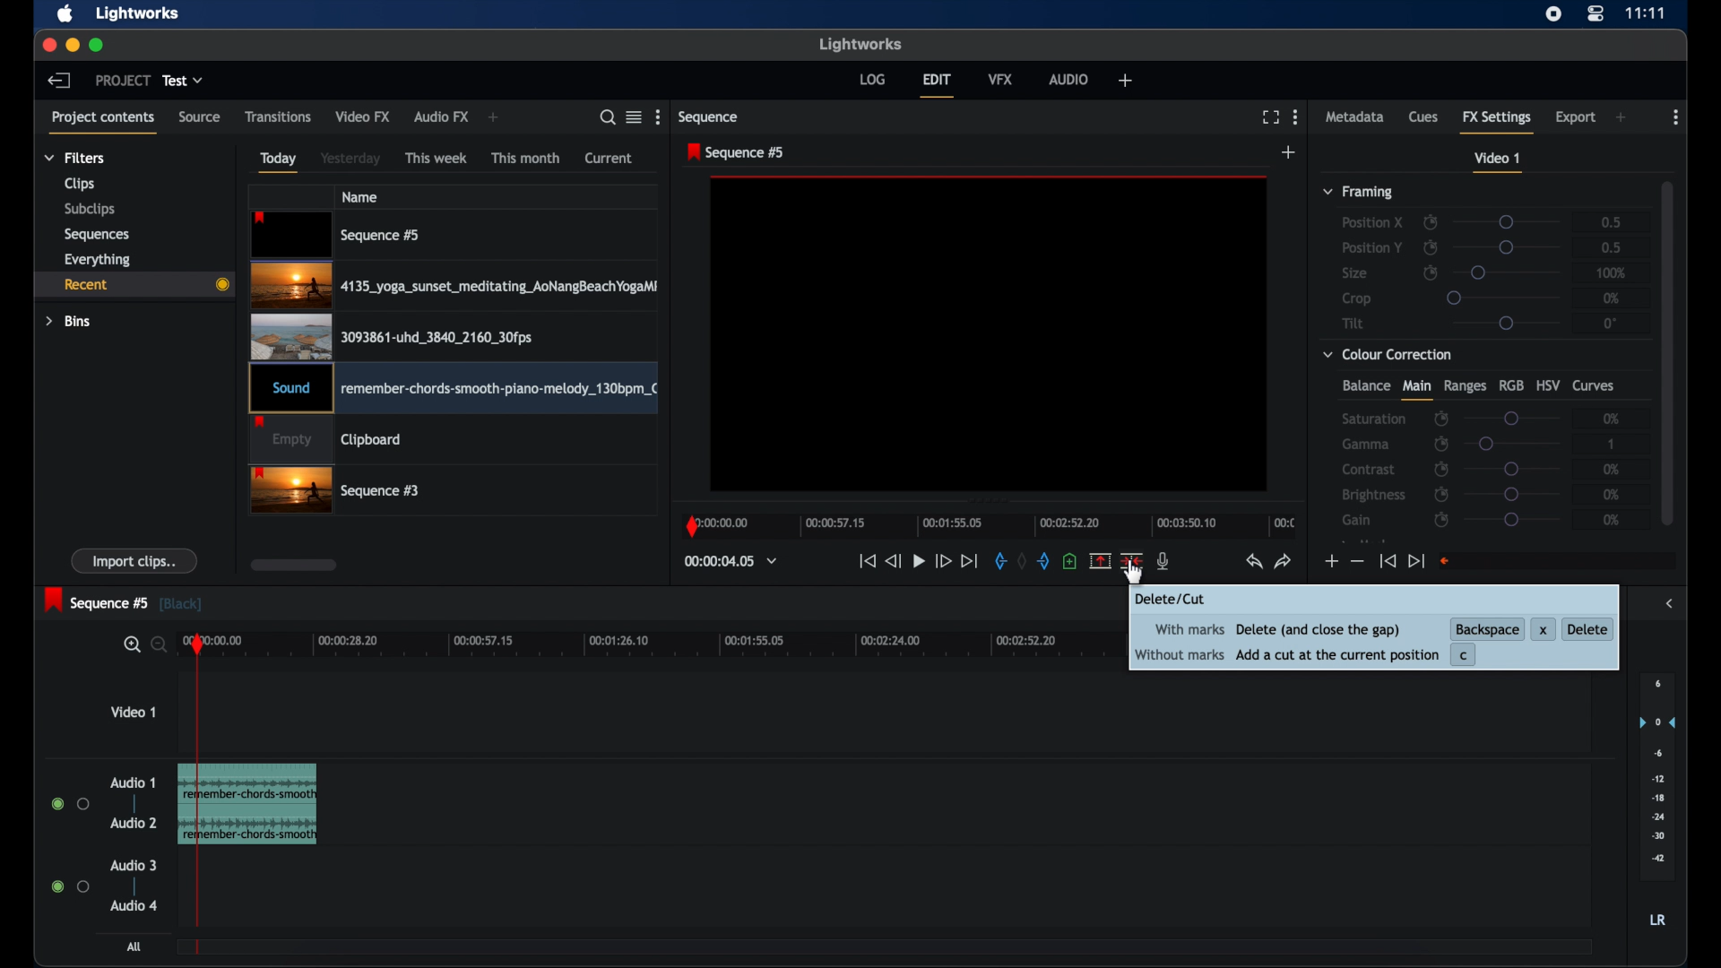 The image size is (1721, 968). What do you see at coordinates (527, 158) in the screenshot?
I see `this month` at bounding box center [527, 158].